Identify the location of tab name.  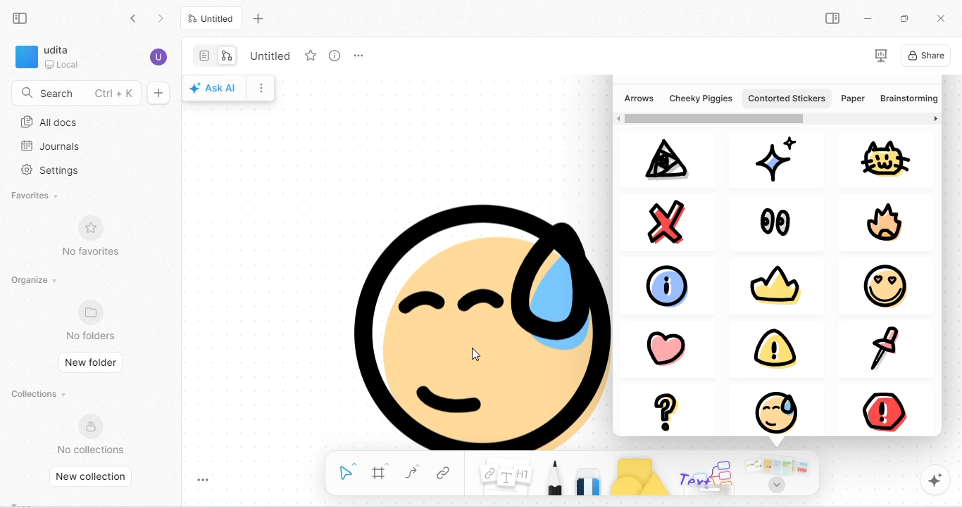
(268, 55).